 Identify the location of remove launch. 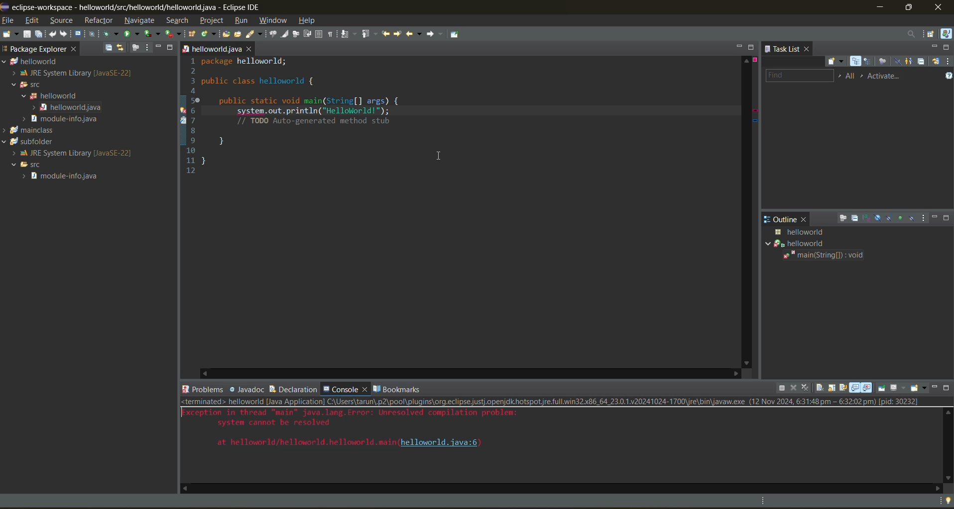
(796, 388).